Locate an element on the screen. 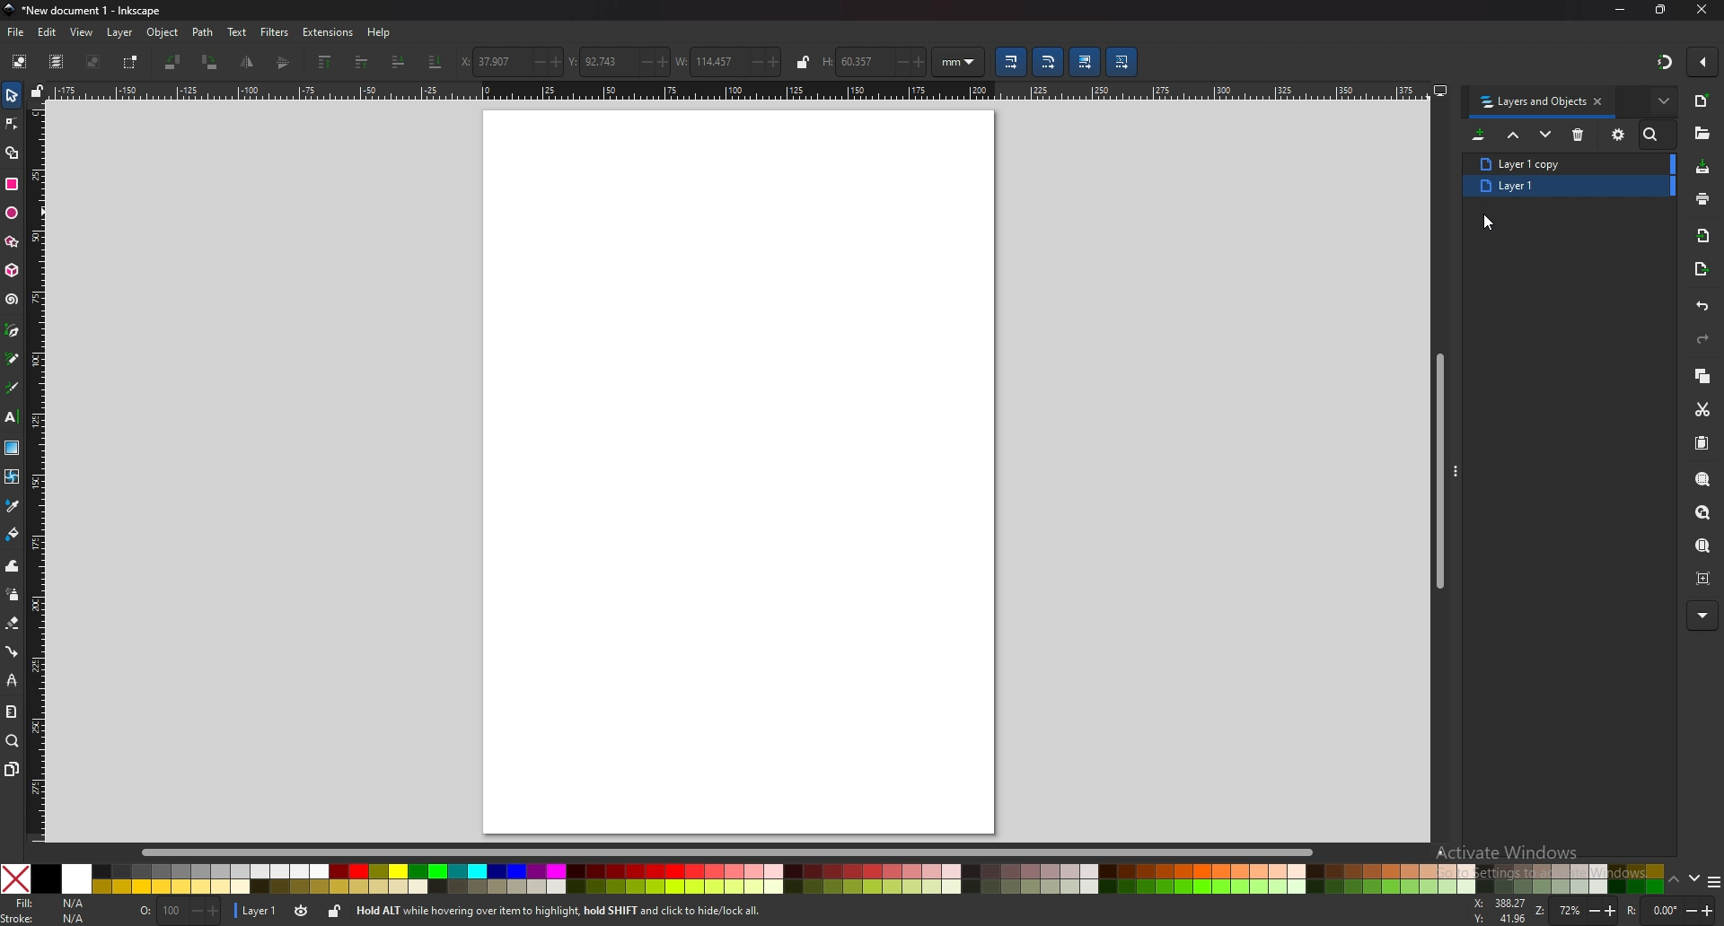  close sidebar is located at coordinates (1598, 100).